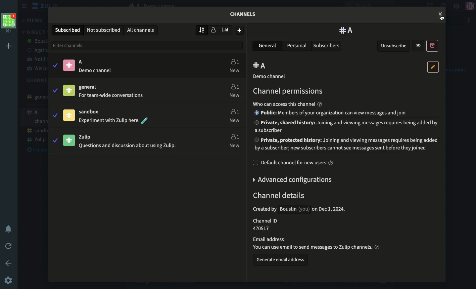  What do you see at coordinates (37, 41) in the screenshot?
I see `boustin` at bounding box center [37, 41].